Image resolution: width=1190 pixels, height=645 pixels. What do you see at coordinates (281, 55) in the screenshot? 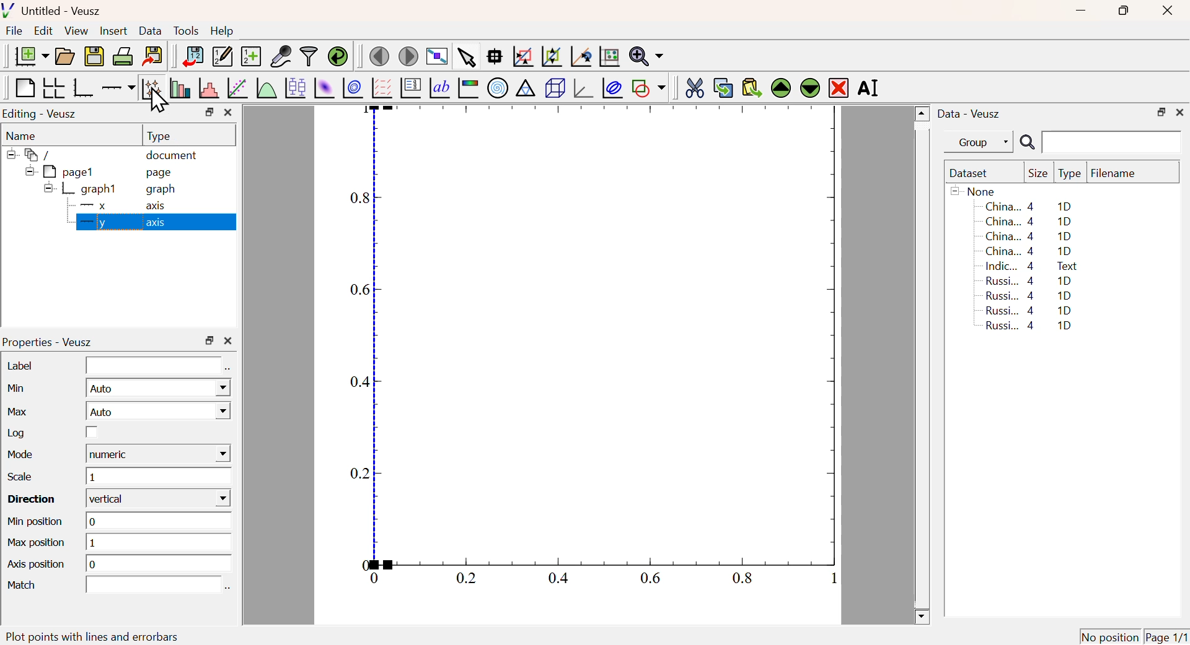
I see `Capture Remote Data` at bounding box center [281, 55].